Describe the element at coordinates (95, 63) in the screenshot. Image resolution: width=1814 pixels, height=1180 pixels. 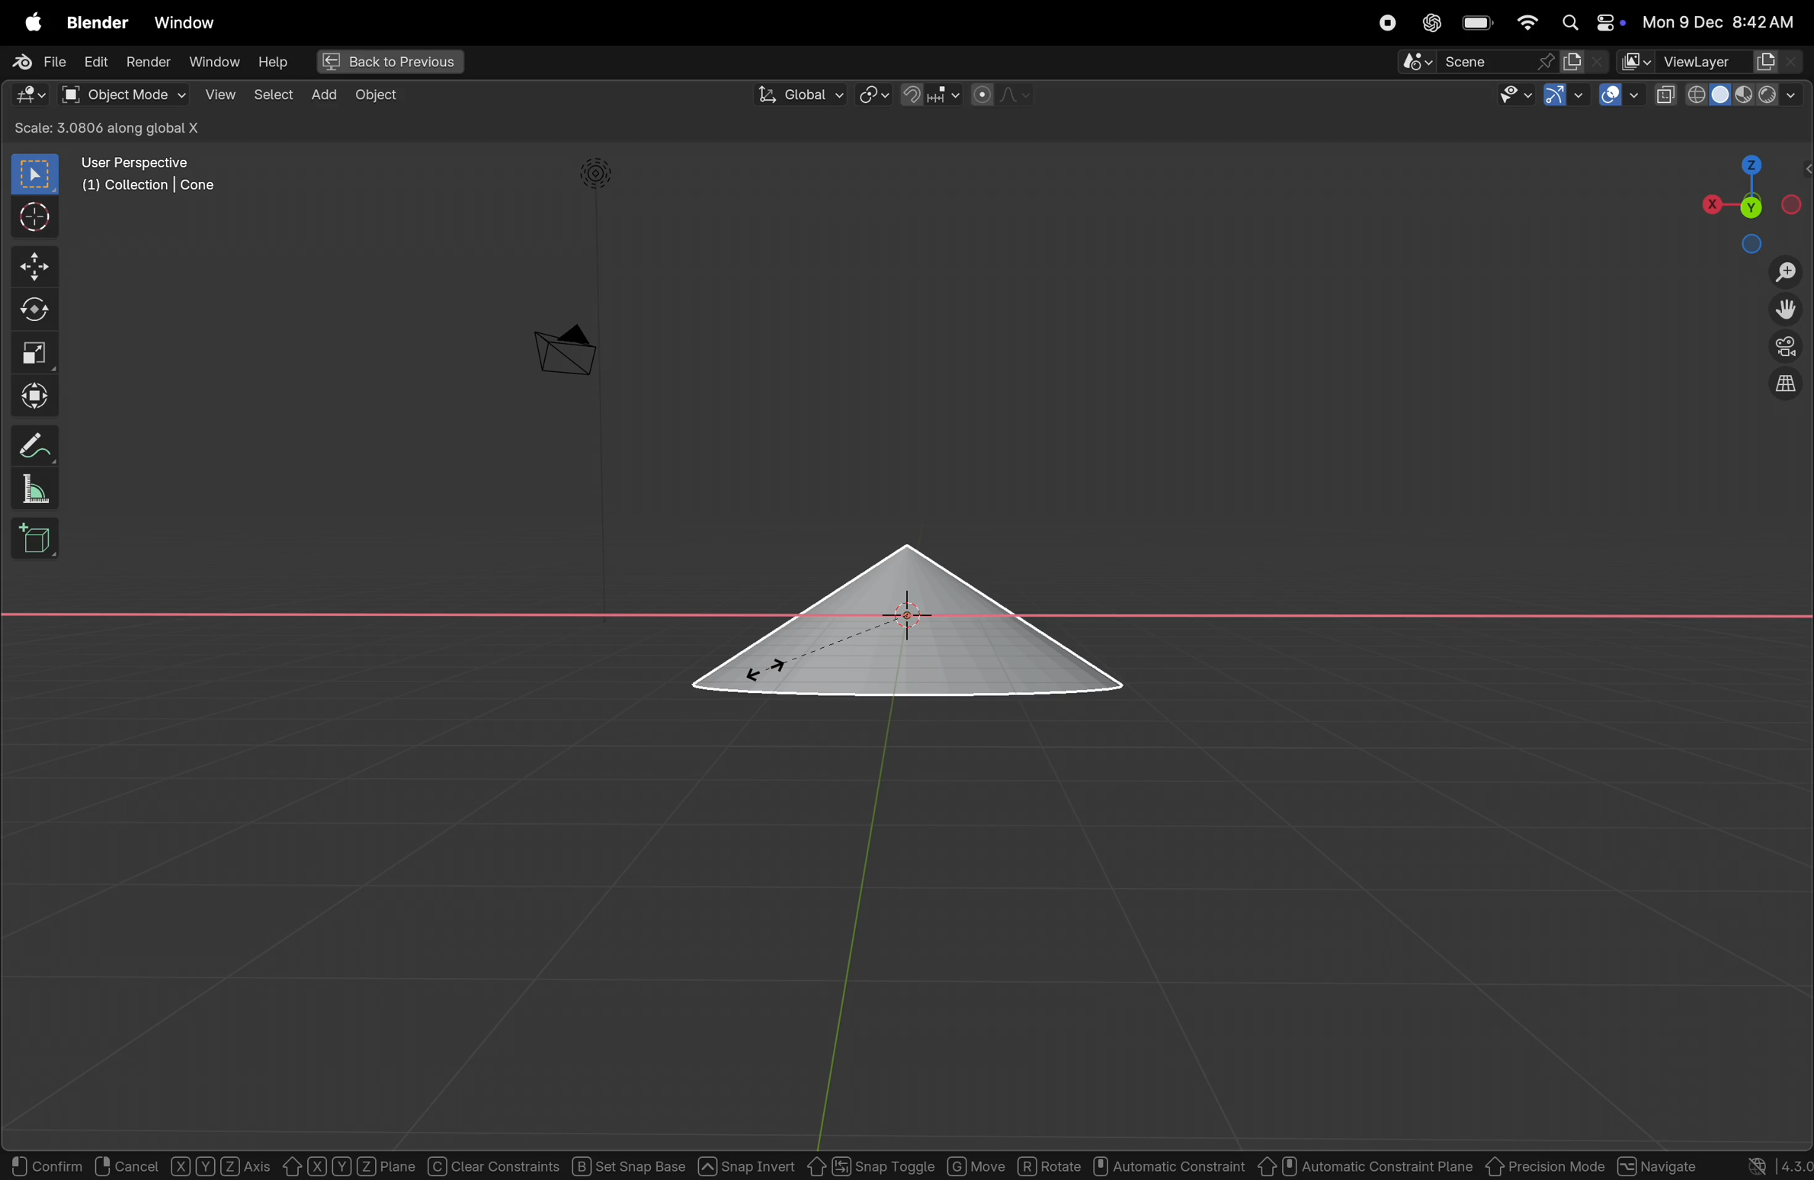
I see `Edit` at that location.